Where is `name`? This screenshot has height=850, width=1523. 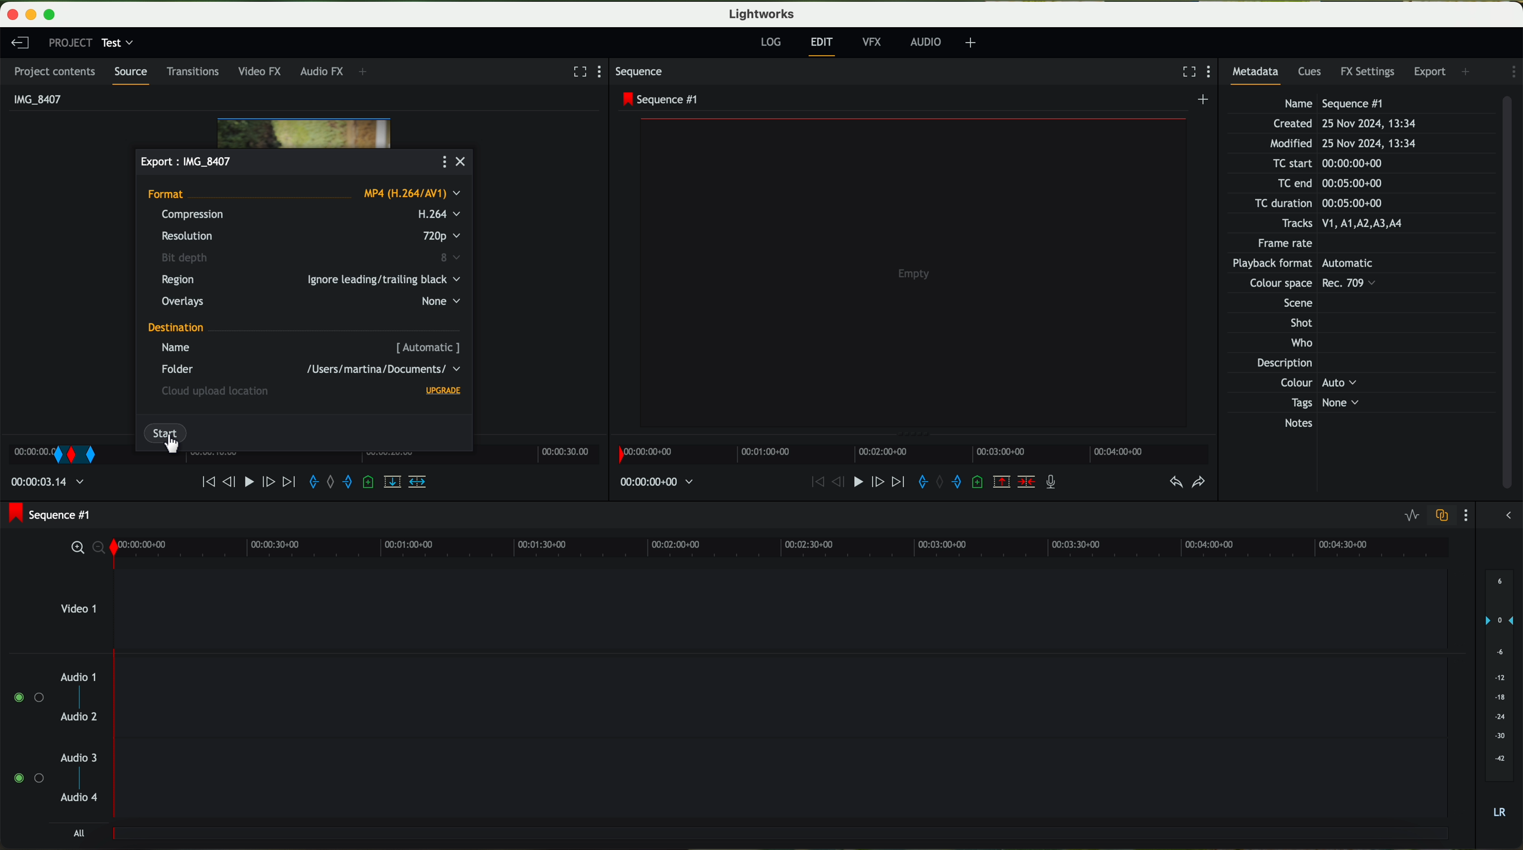
name is located at coordinates (312, 348).